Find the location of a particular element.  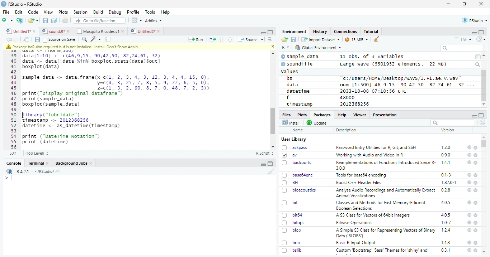

help is located at coordinates (468, 190).